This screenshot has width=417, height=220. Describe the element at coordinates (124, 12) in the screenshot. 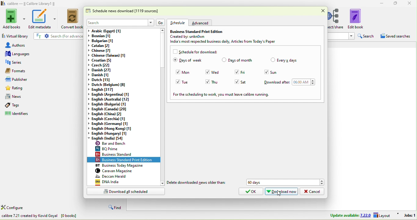

I see `schedule news download [1119 sources]` at that location.